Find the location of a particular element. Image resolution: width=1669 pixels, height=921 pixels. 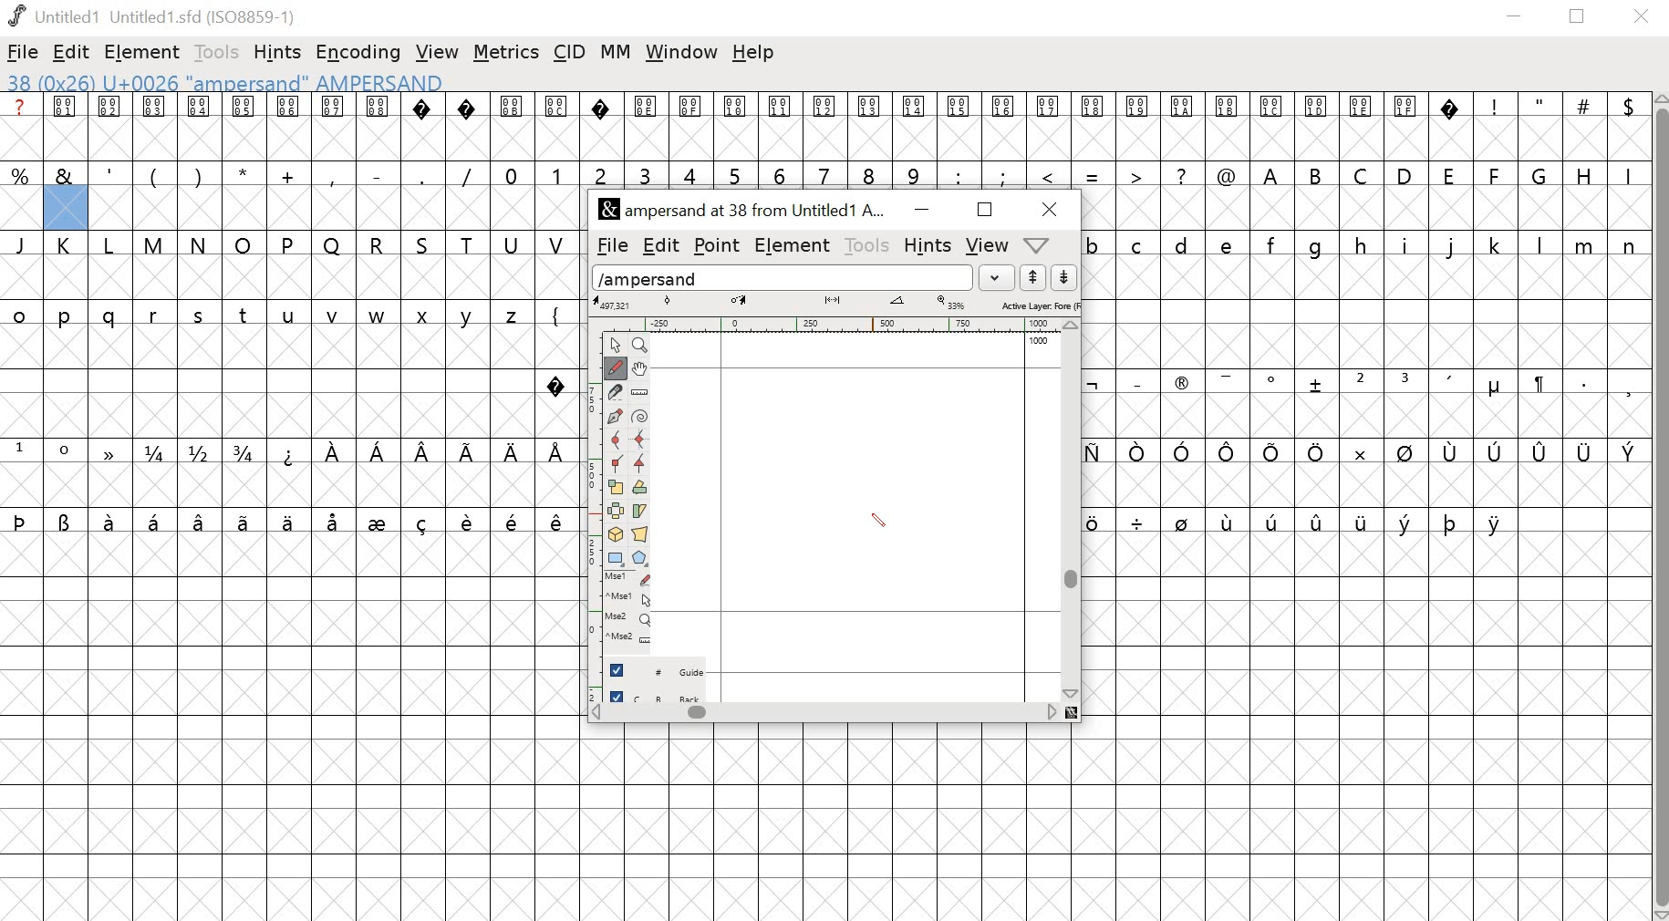

t is located at coordinates (244, 316).